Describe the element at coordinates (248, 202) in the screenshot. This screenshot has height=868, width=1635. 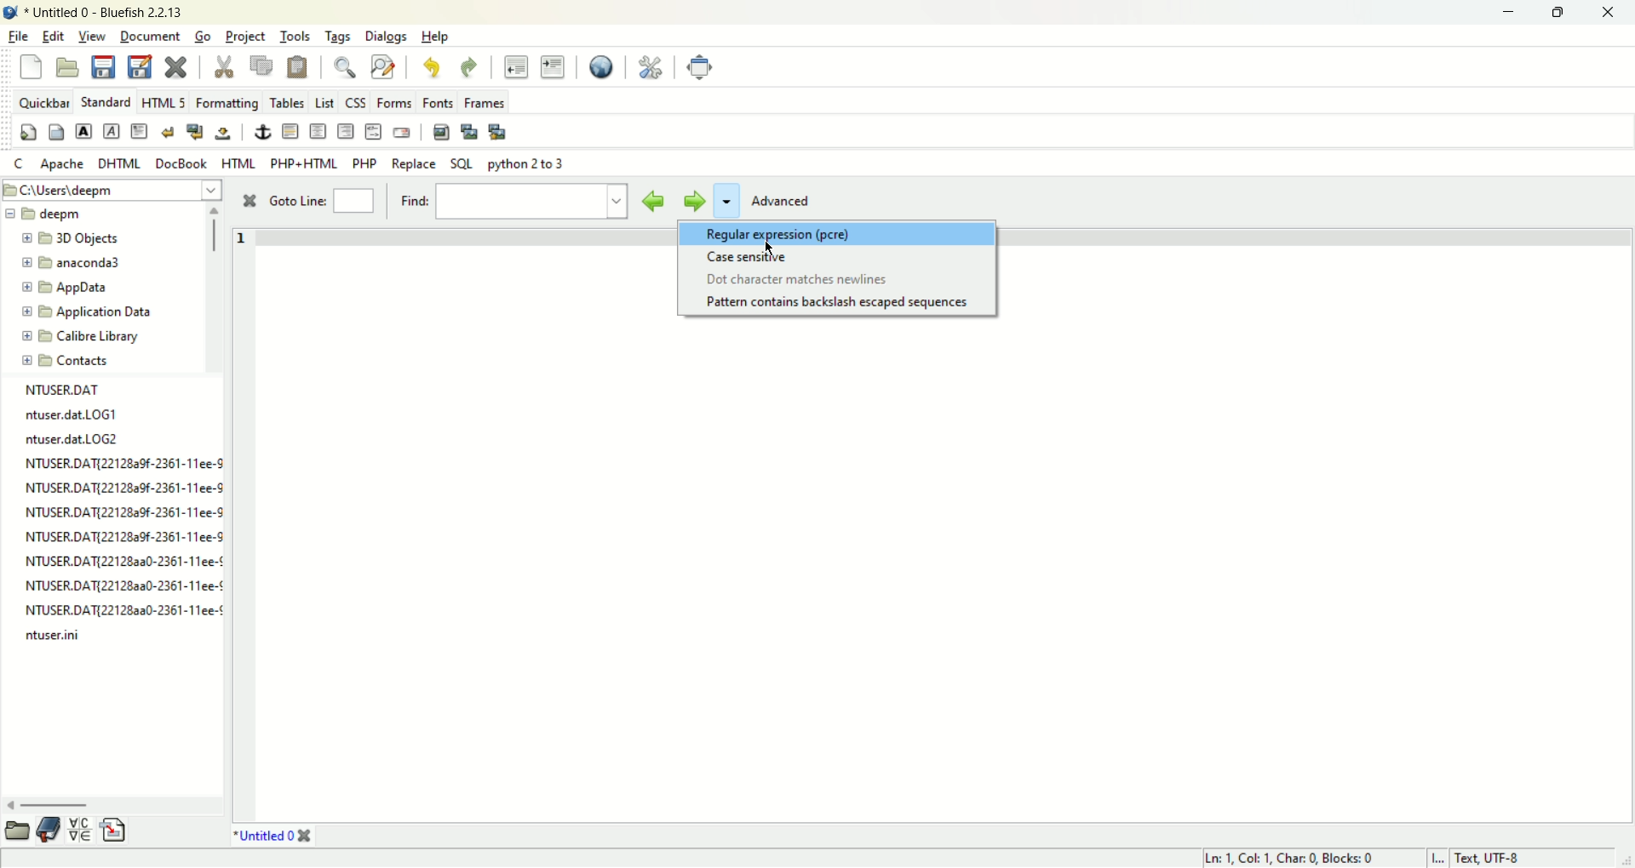
I see `close` at that location.